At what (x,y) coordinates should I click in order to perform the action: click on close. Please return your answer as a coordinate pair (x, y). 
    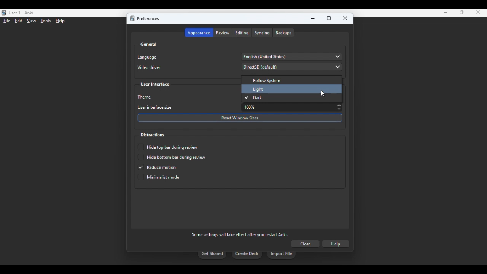
    Looking at the image, I should click on (345, 18).